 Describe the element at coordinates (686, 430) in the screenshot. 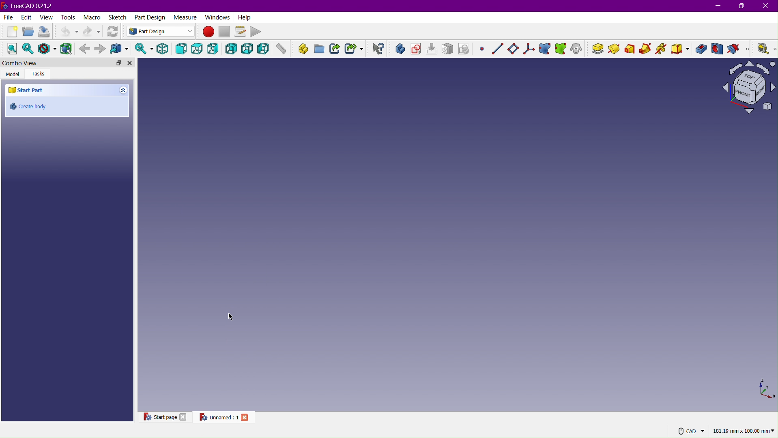

I see `CAD` at that location.